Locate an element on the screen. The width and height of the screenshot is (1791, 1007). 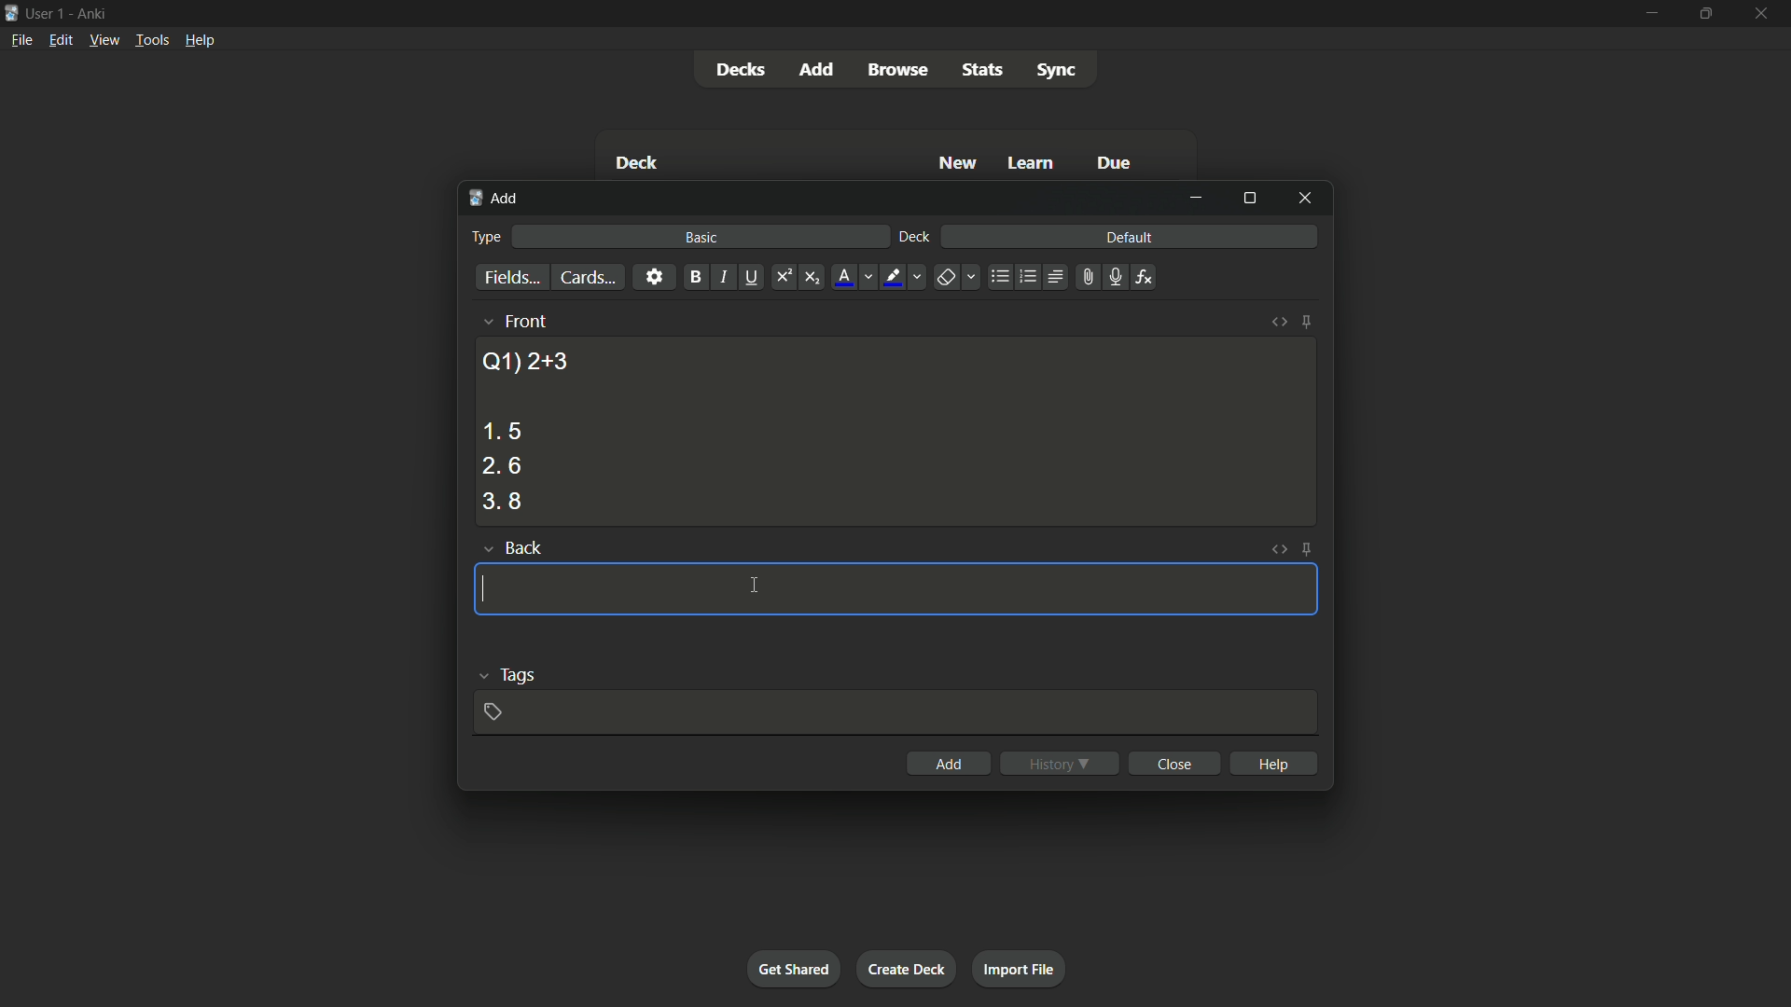
edit menu is located at coordinates (62, 39).